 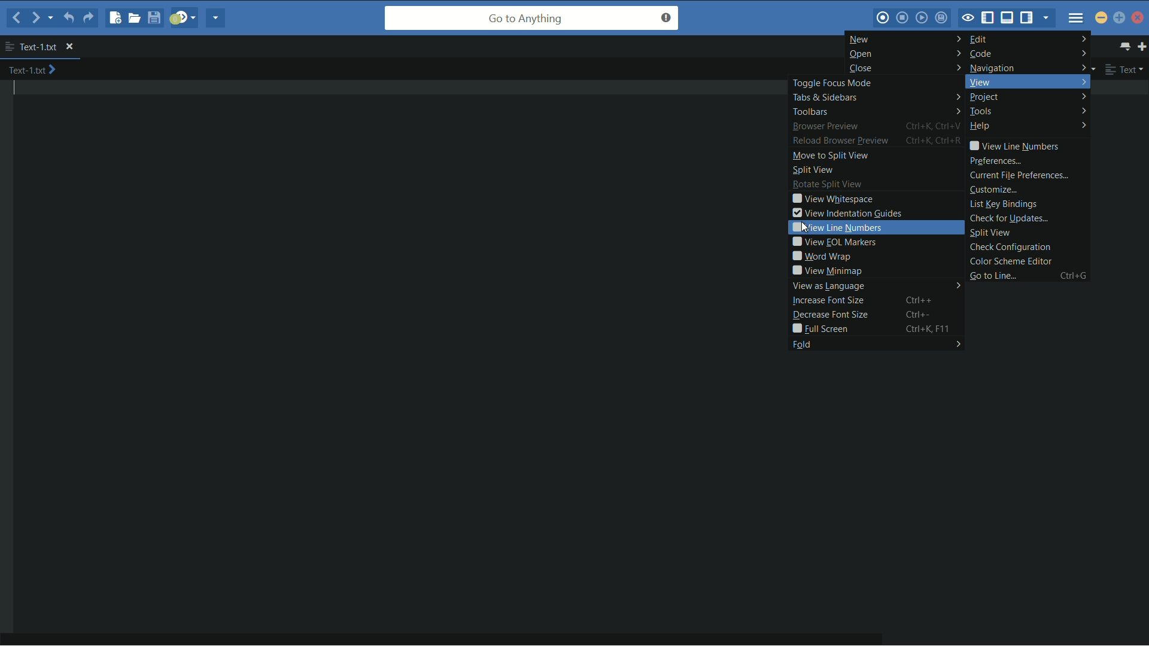 What do you see at coordinates (904, 54) in the screenshot?
I see `open` at bounding box center [904, 54].